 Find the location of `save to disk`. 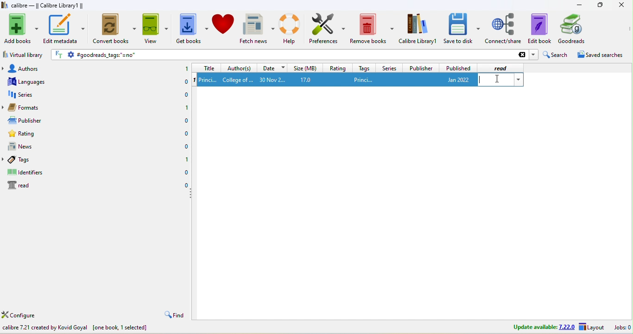

save to disk is located at coordinates (462, 29).